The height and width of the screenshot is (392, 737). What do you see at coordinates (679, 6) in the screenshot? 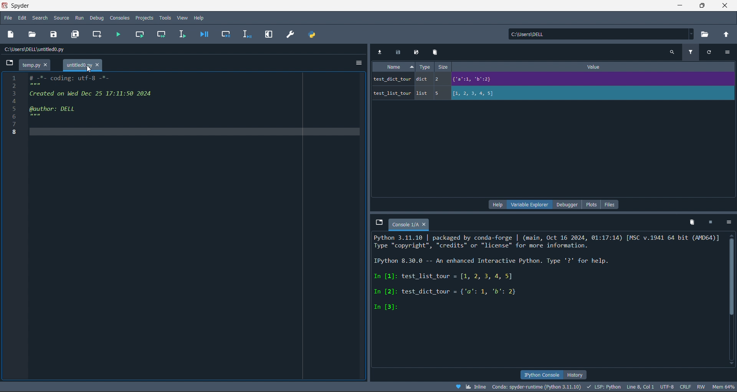
I see `minimiize` at bounding box center [679, 6].